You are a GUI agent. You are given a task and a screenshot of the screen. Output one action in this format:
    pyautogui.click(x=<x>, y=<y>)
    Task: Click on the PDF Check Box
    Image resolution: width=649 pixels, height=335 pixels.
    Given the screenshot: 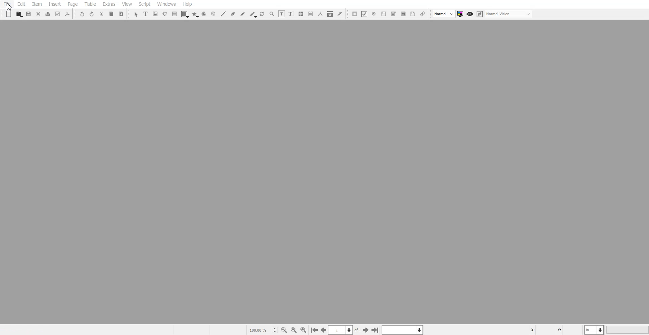 What is the action you would take?
    pyautogui.click(x=364, y=14)
    